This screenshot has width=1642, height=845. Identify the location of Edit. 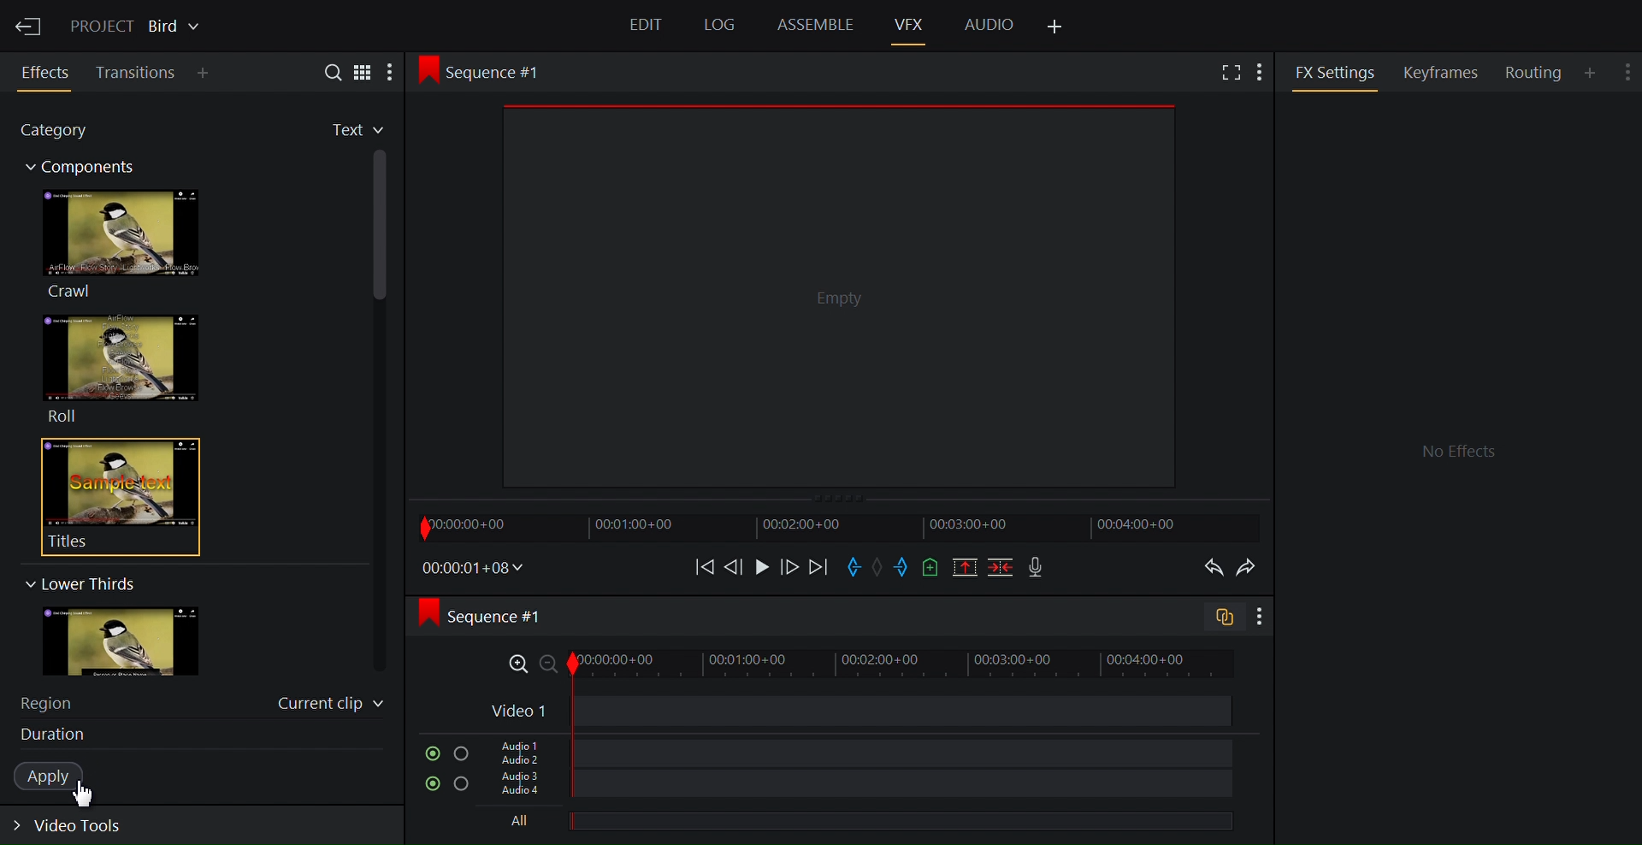
(648, 27).